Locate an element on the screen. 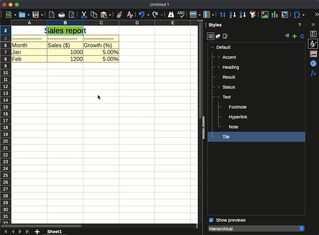 The width and height of the screenshot is (319, 235). blank is located at coordinates (64, 39).